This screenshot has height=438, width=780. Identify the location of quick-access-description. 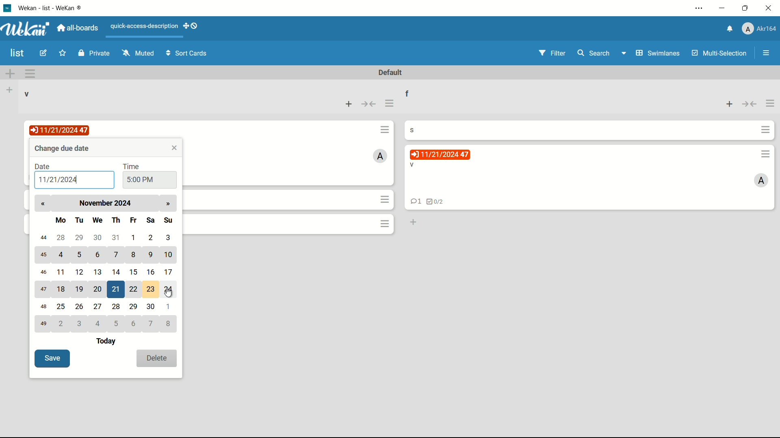
(144, 26).